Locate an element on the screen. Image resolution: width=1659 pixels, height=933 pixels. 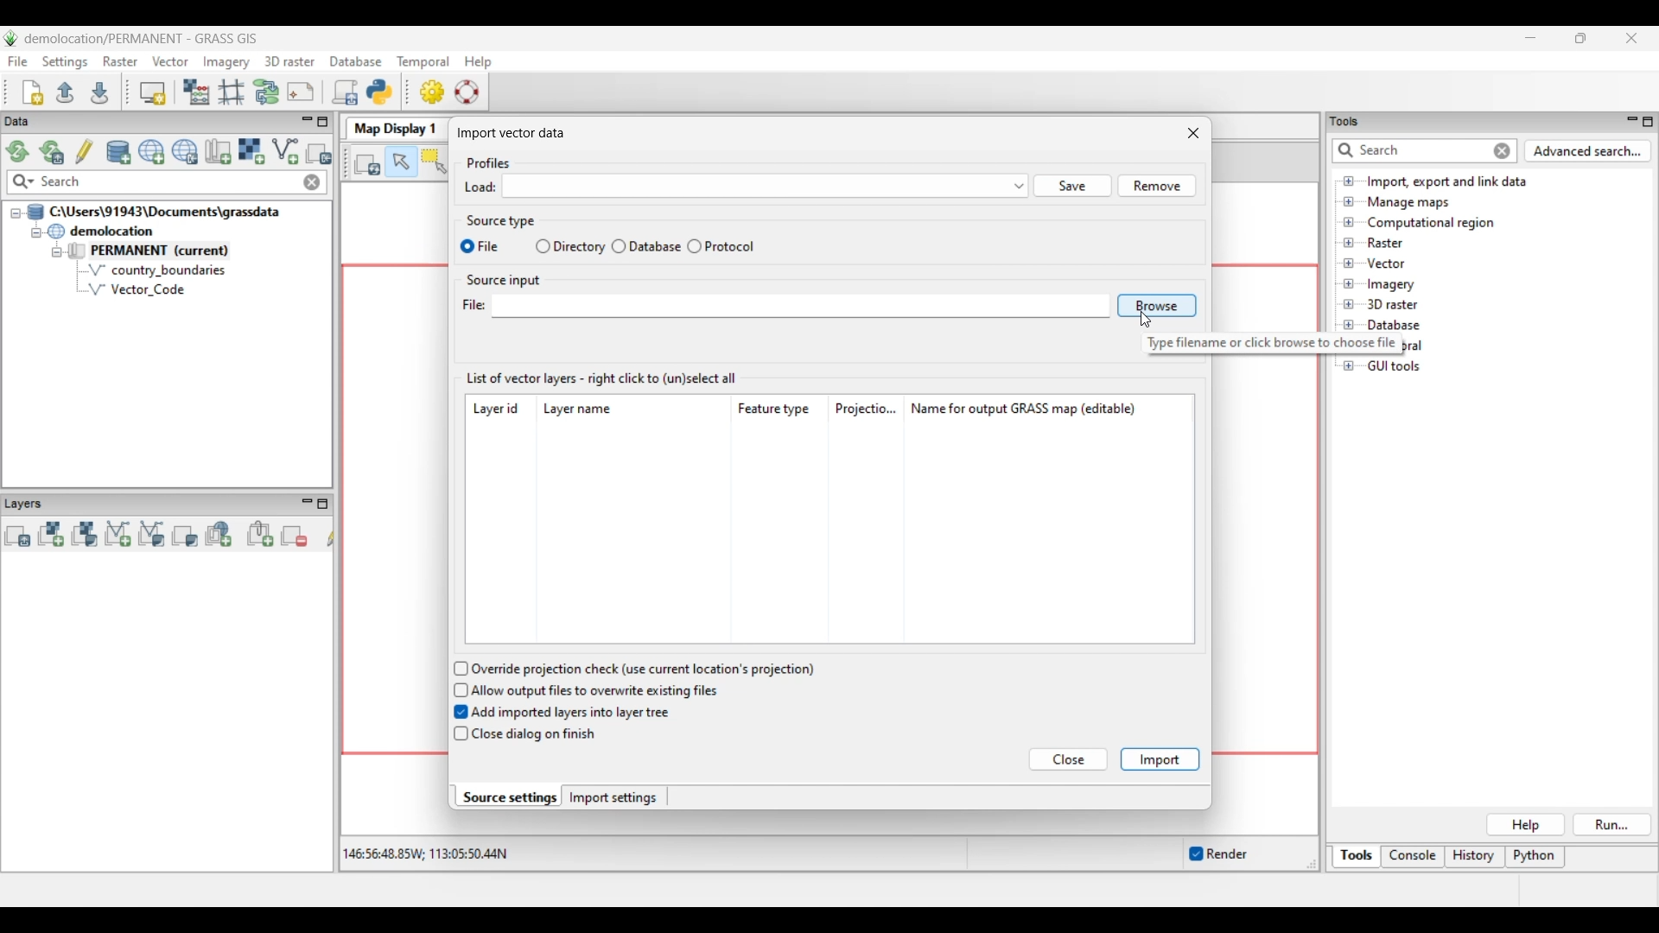
Close input made to quick search is located at coordinates (312, 182).